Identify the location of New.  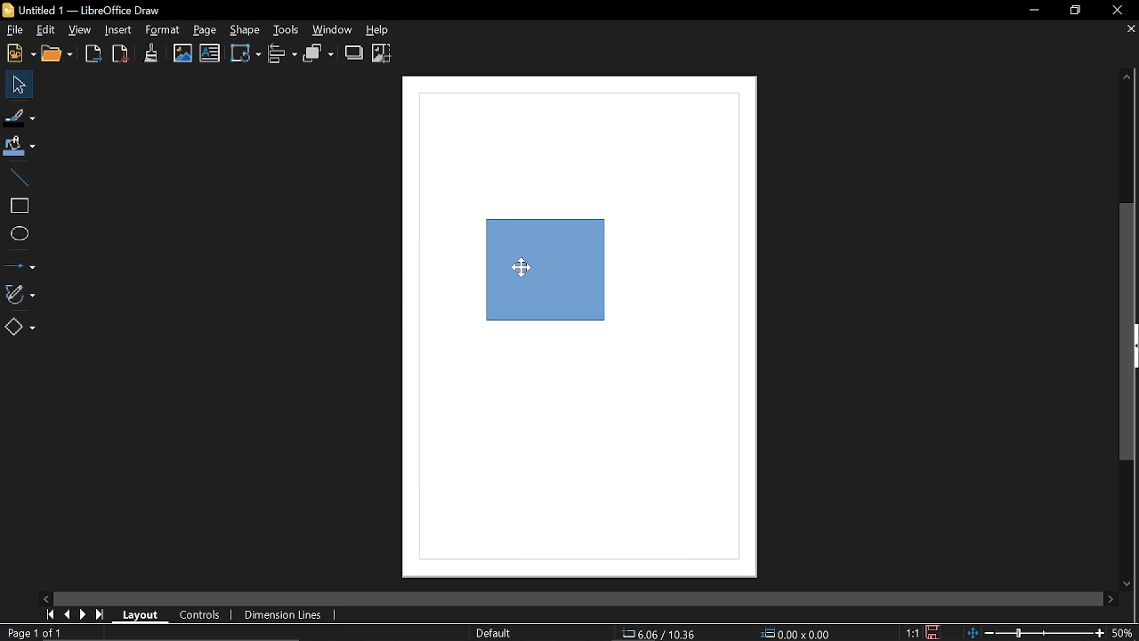
(18, 53).